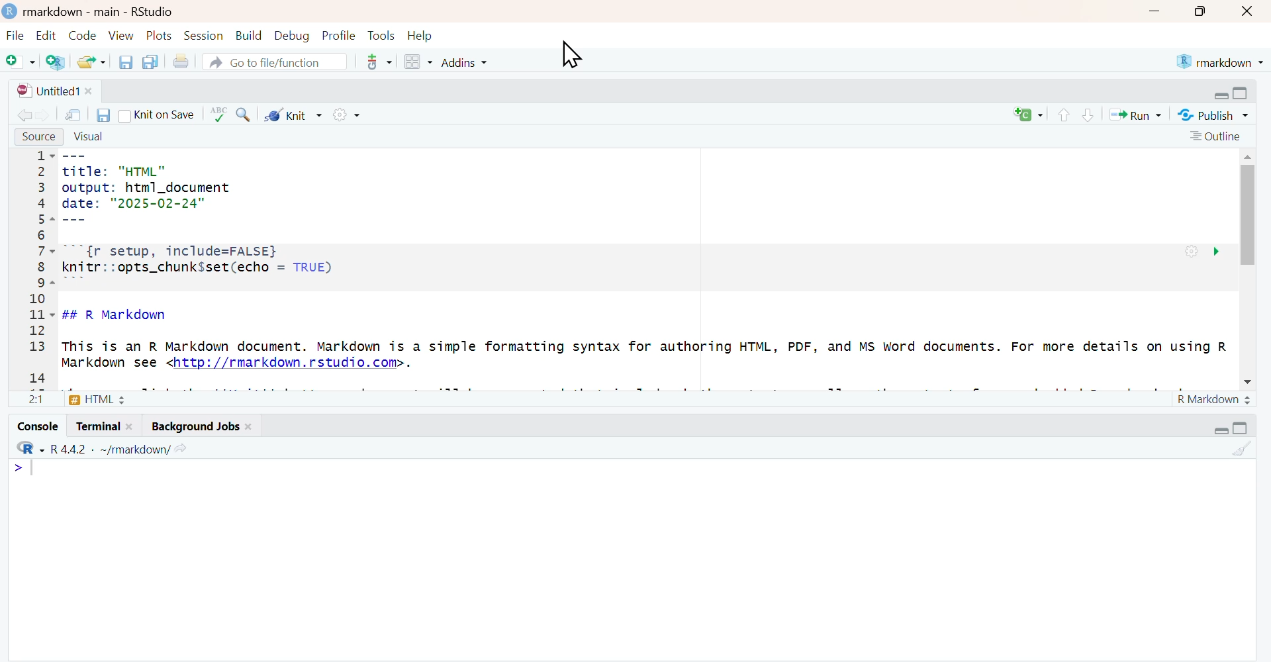 The width and height of the screenshot is (1271, 662). I want to click on print the current file, so click(181, 62).